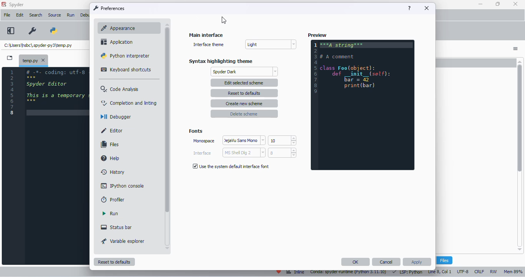 The image size is (525, 277). I want to click on help, so click(410, 8).